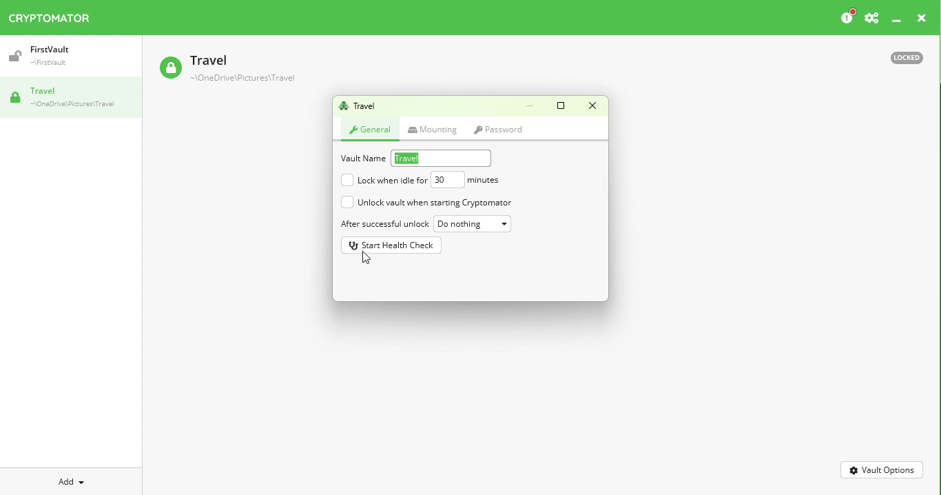  What do you see at coordinates (346, 180) in the screenshot?
I see `unchecked checkbox` at bounding box center [346, 180].